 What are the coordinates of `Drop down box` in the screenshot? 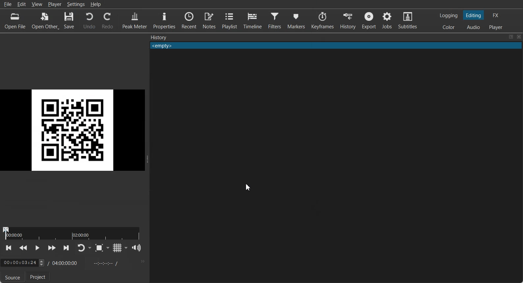 It's located at (108, 248).